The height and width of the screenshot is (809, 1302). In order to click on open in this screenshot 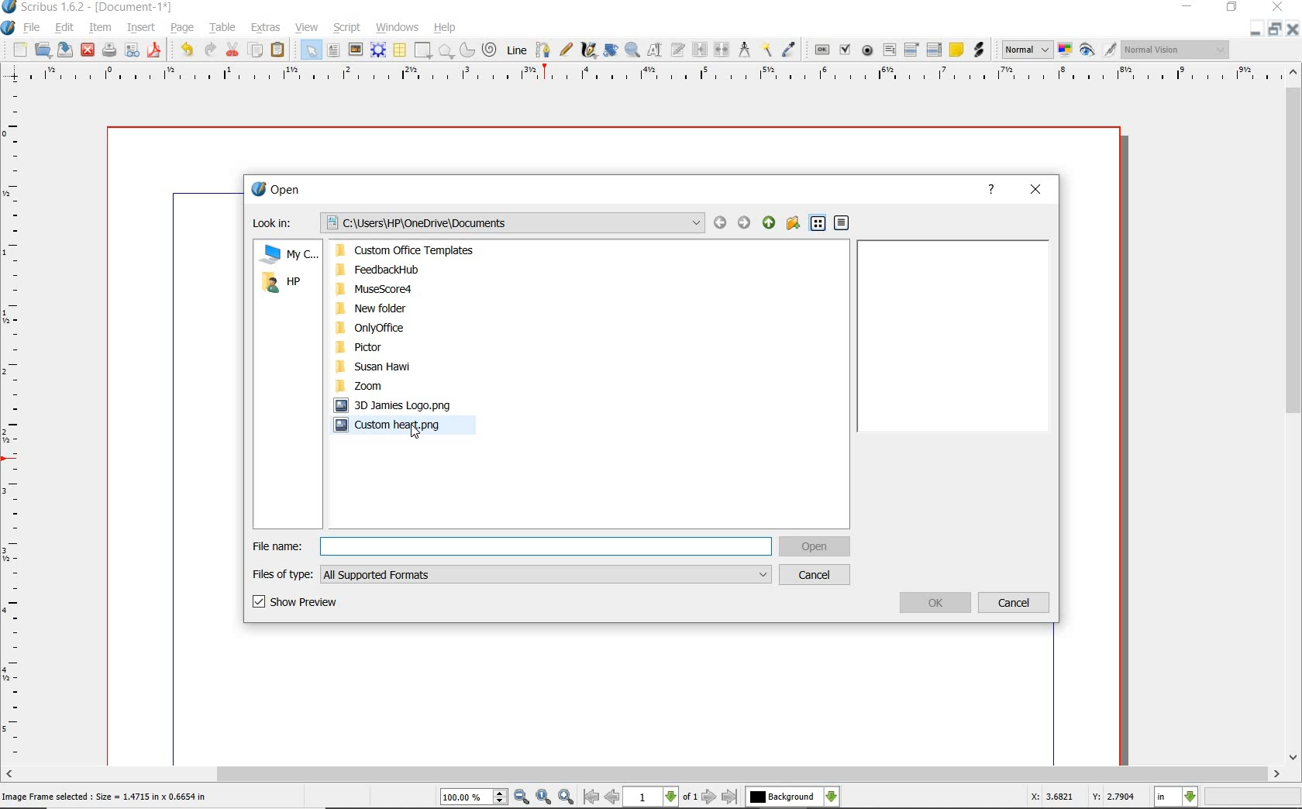, I will do `click(277, 190)`.